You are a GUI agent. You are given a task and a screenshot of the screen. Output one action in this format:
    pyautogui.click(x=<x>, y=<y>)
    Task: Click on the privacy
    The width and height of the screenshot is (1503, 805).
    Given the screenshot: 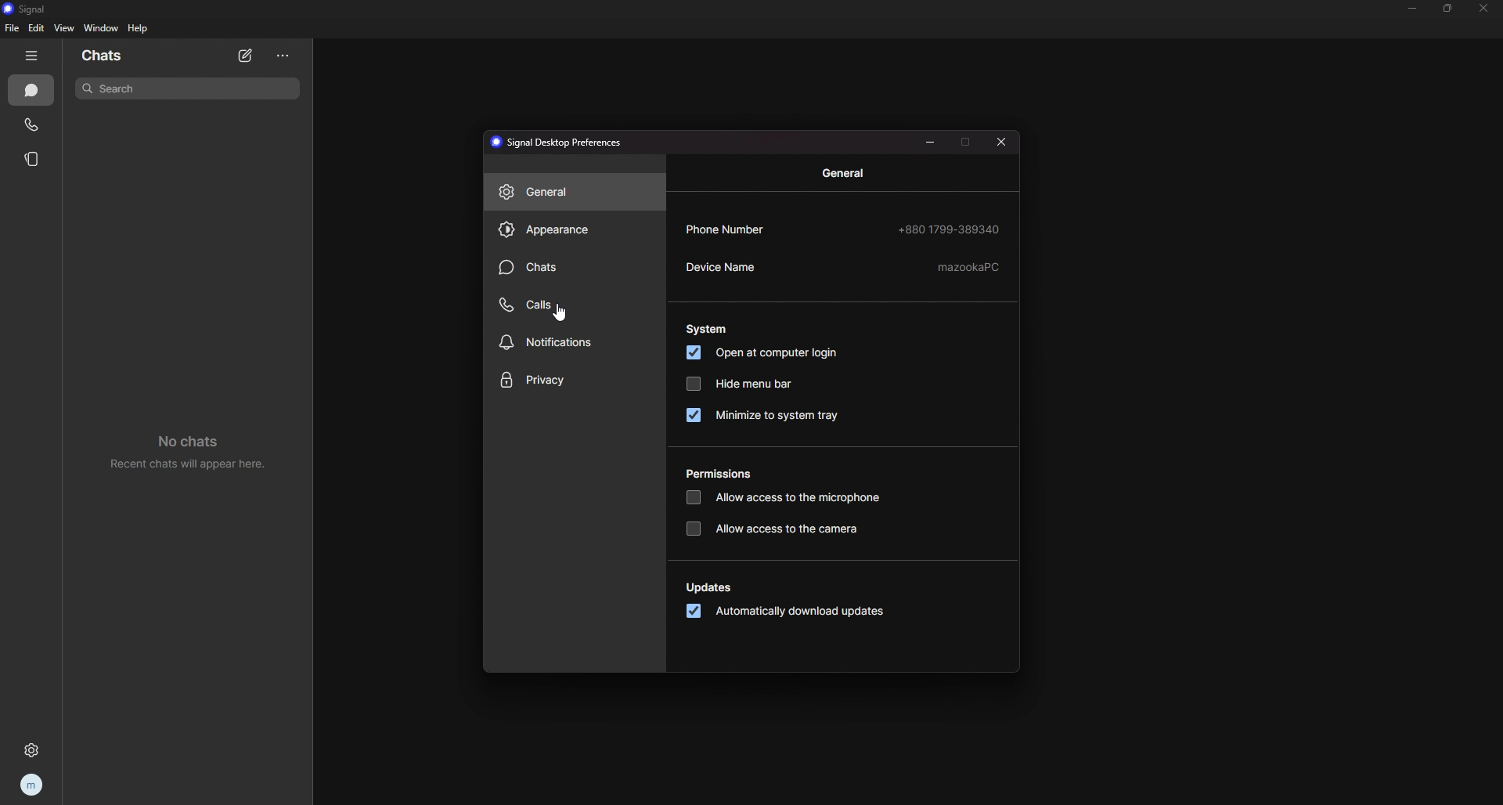 What is the action you would take?
    pyautogui.click(x=575, y=380)
    